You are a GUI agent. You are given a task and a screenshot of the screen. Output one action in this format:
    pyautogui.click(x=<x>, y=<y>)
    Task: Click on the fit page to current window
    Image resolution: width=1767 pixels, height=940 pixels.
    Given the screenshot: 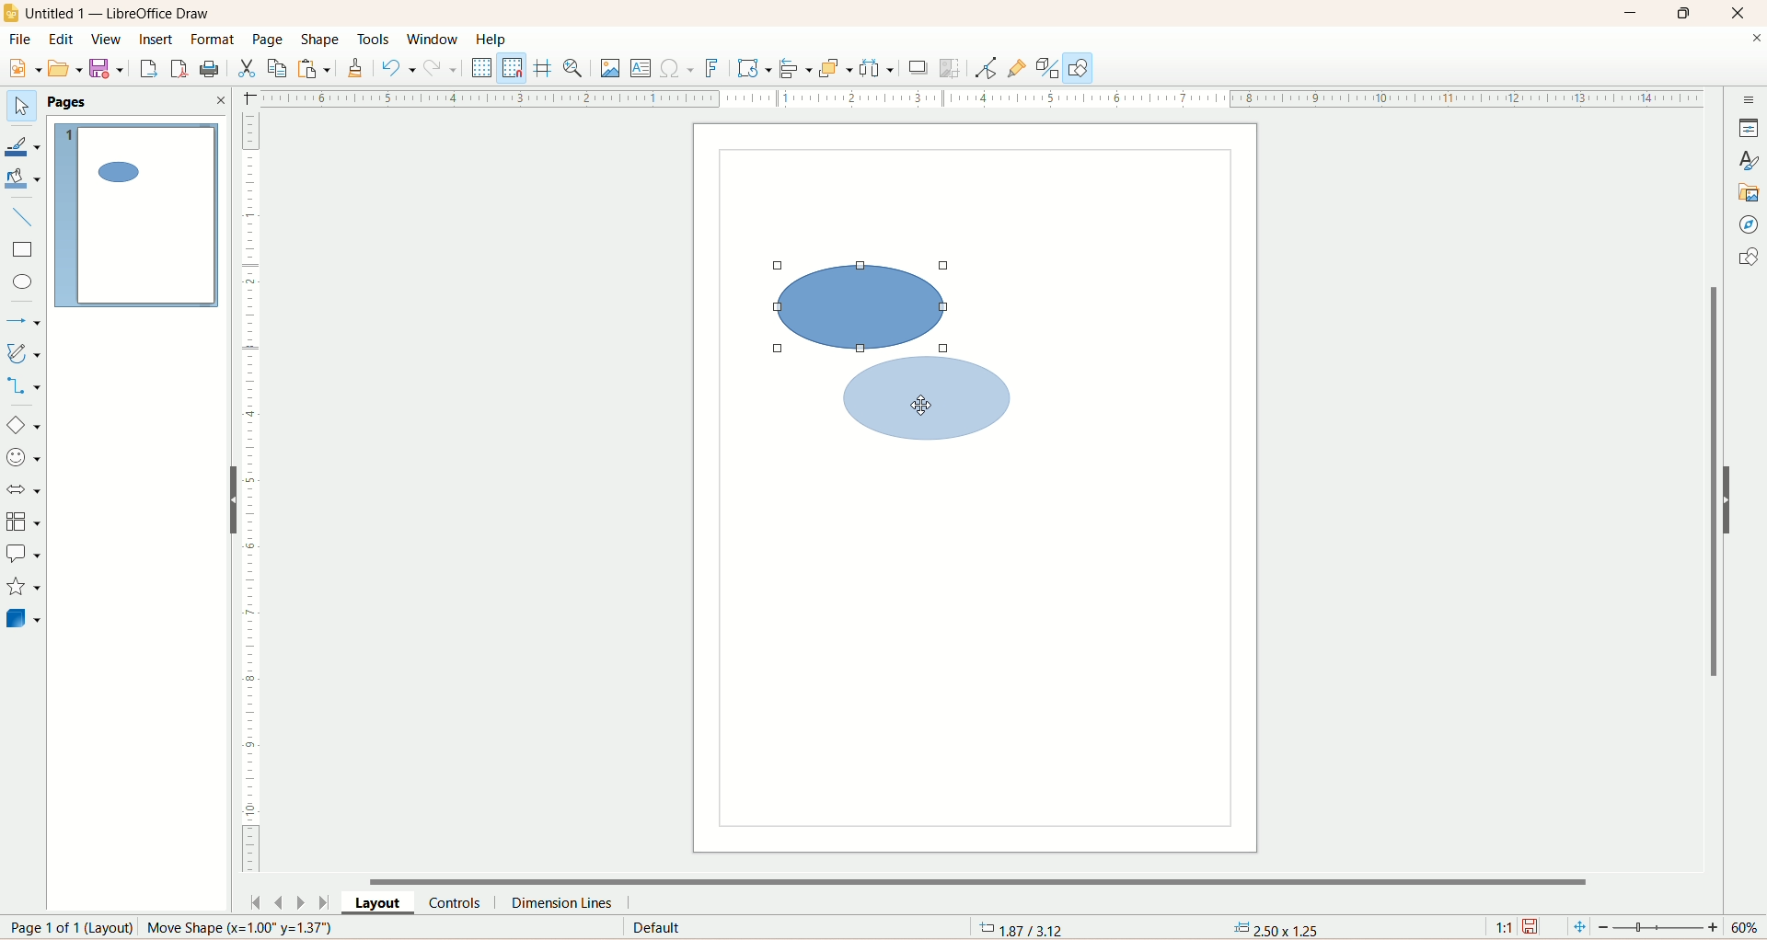 What is the action you would take?
    pyautogui.click(x=1576, y=927)
    